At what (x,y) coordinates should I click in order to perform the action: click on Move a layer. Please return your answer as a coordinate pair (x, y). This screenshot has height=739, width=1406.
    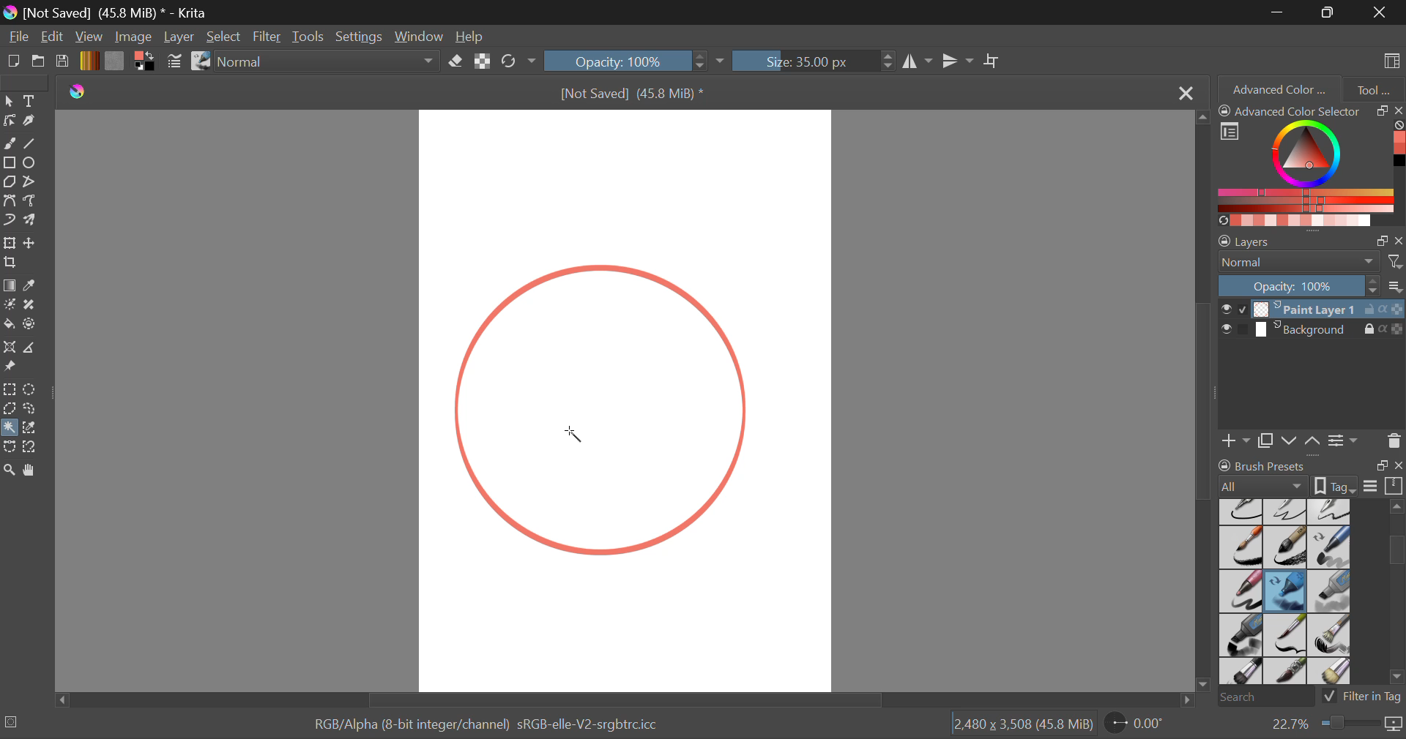
    Looking at the image, I should click on (31, 243).